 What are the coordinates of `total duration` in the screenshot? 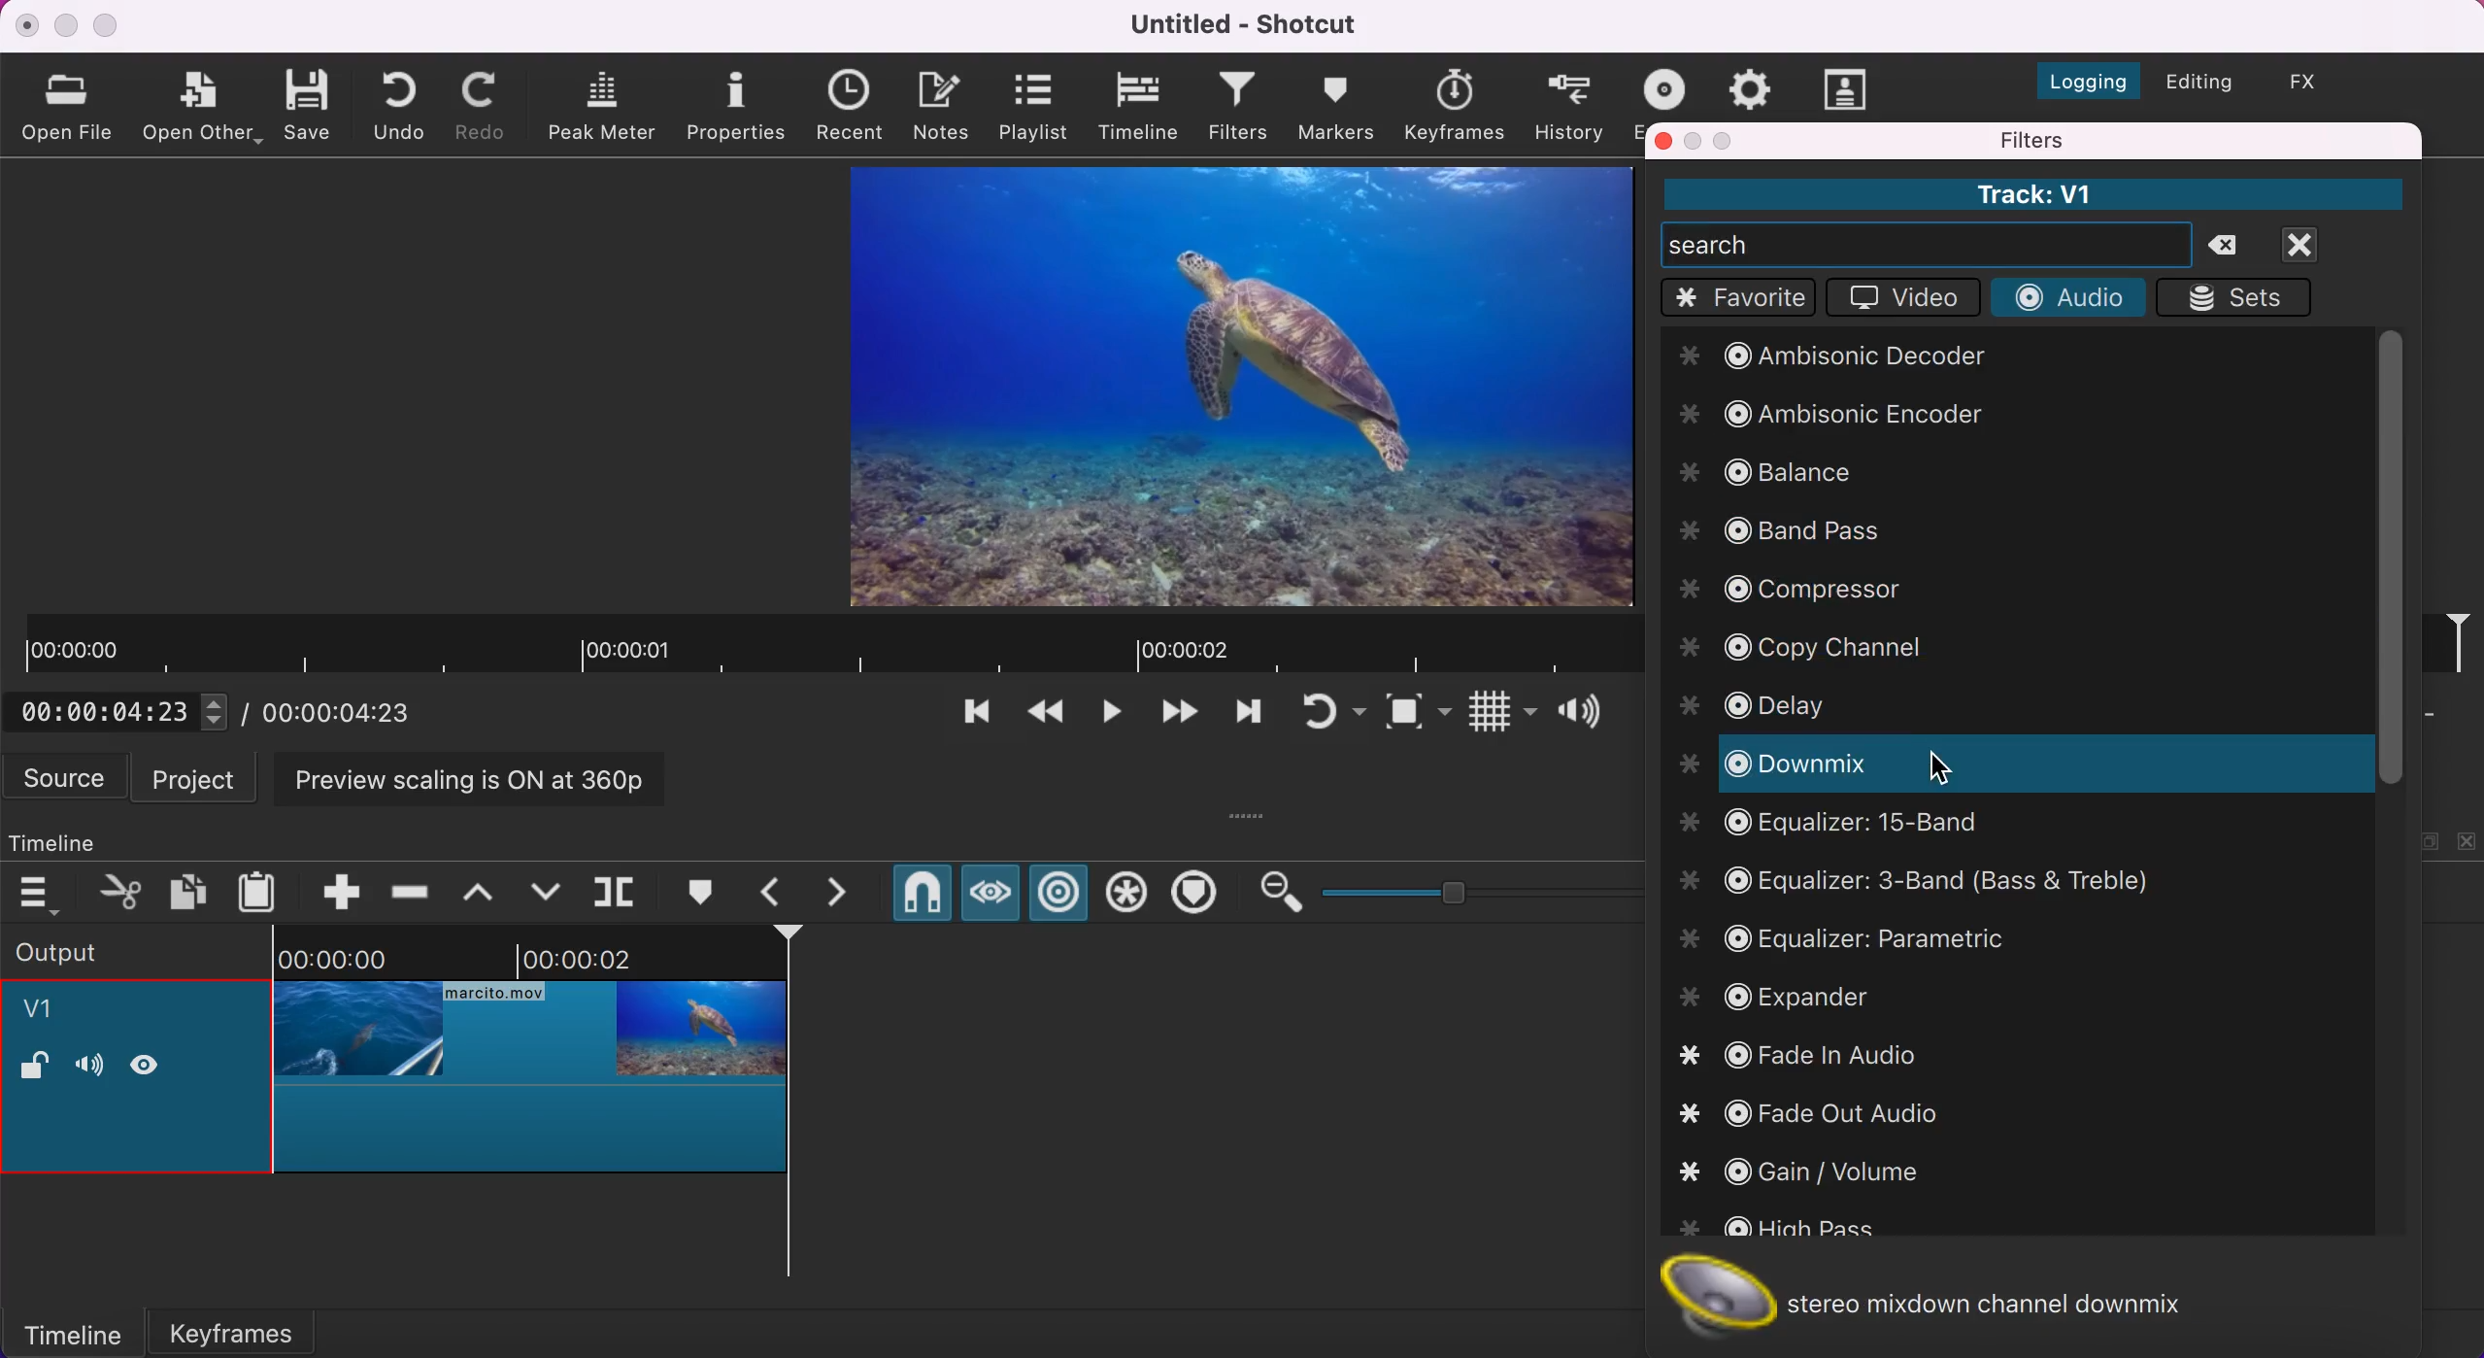 It's located at (348, 712).